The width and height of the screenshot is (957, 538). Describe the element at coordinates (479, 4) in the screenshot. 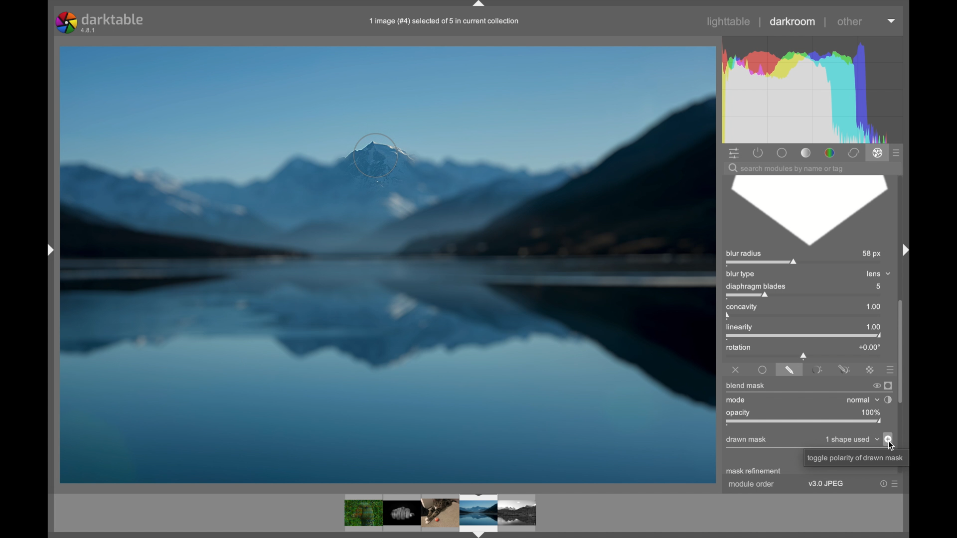

I see `drag handle` at that location.